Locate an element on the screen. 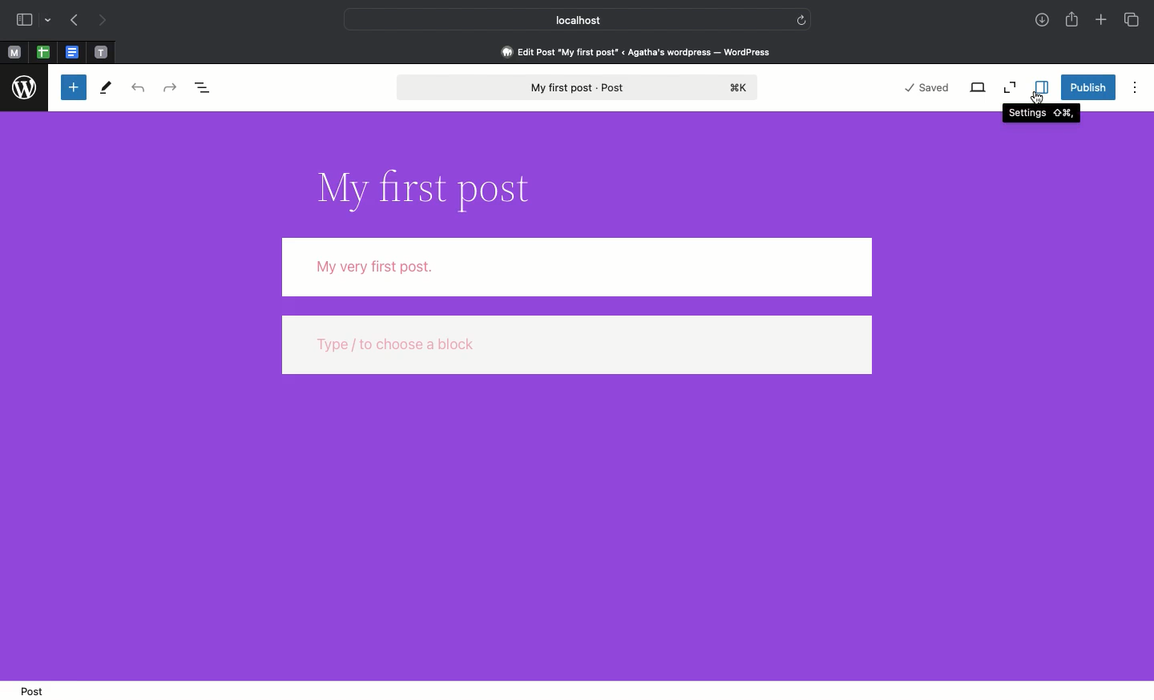 This screenshot has width=1154, height=700. Local host is located at coordinates (566, 18).